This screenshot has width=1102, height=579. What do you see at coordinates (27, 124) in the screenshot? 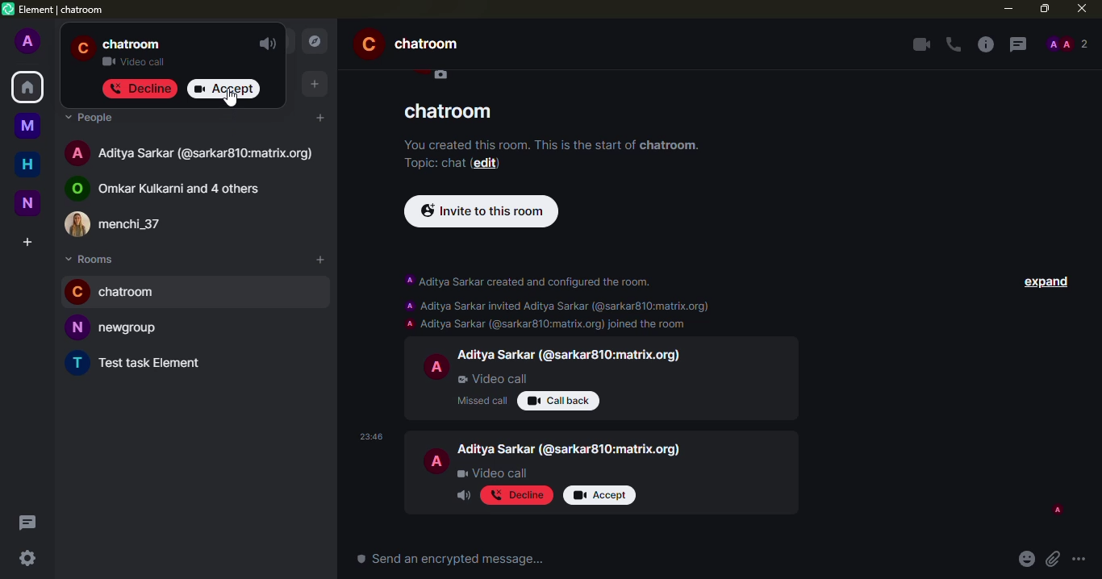
I see `myspace` at bounding box center [27, 124].